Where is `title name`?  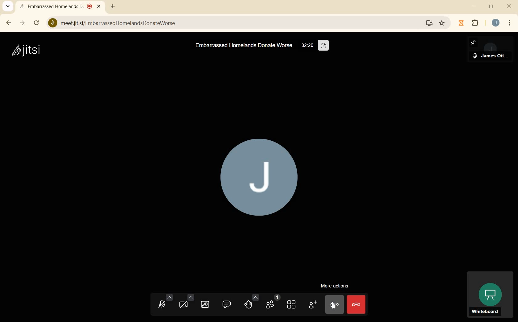
title name is located at coordinates (243, 47).